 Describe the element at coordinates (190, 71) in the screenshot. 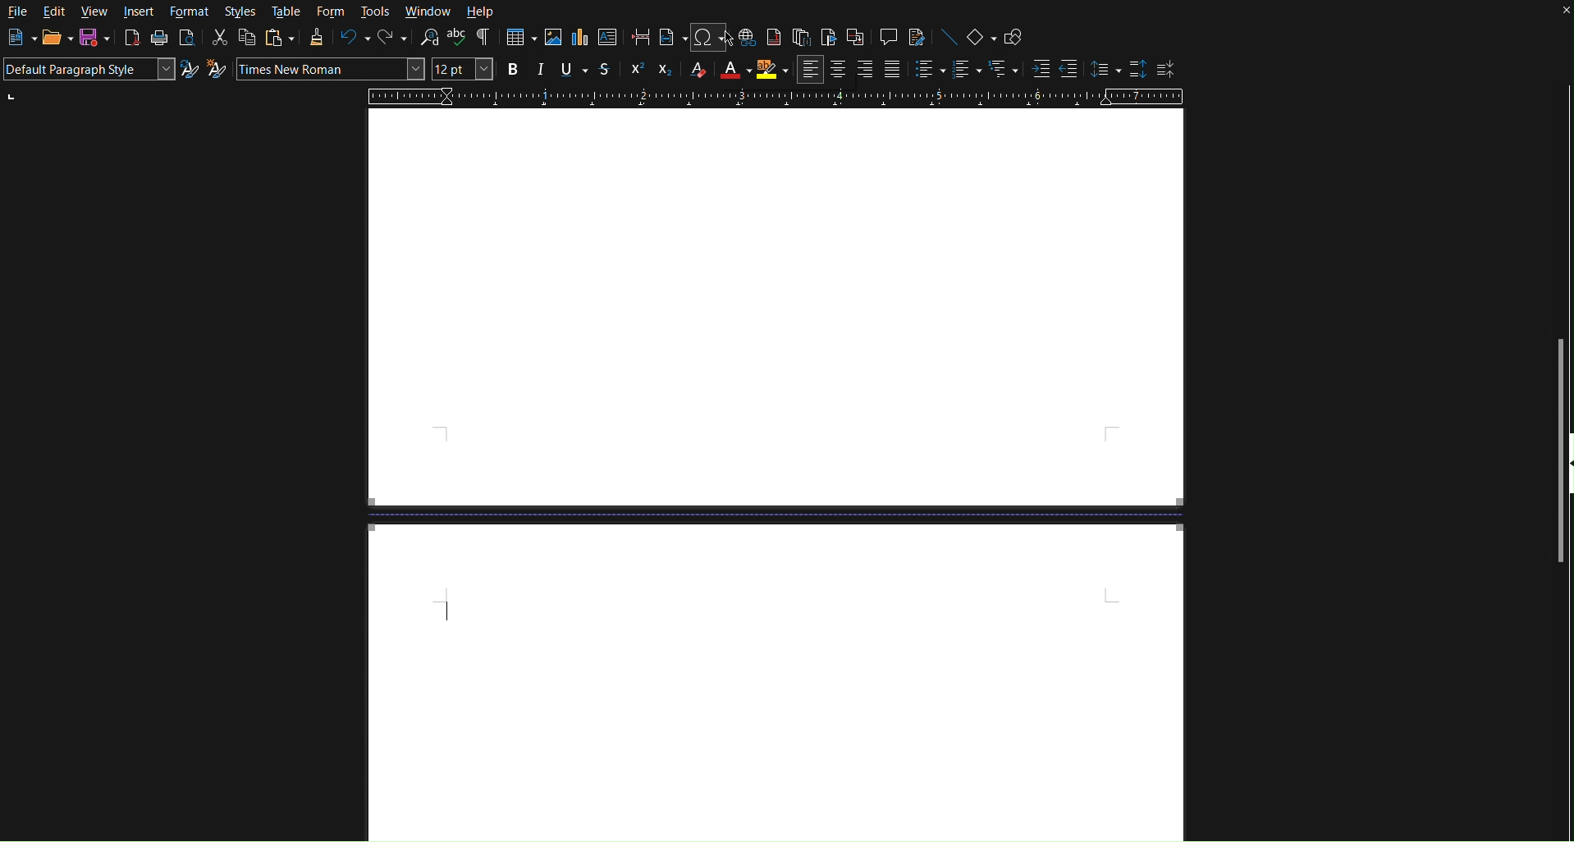

I see `Update Style` at that location.